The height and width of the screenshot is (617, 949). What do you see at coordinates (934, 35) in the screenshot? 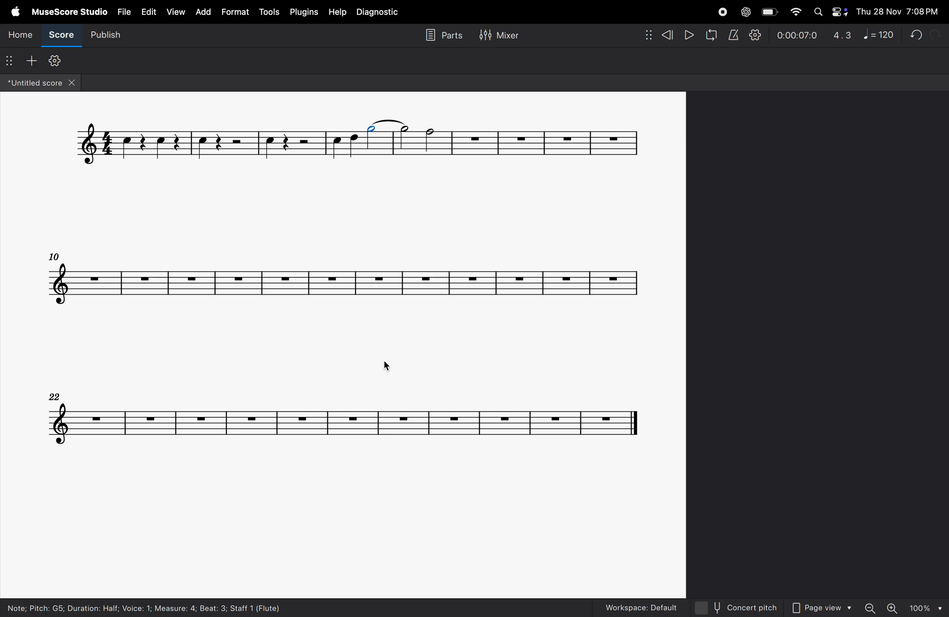
I see `Redo` at bounding box center [934, 35].